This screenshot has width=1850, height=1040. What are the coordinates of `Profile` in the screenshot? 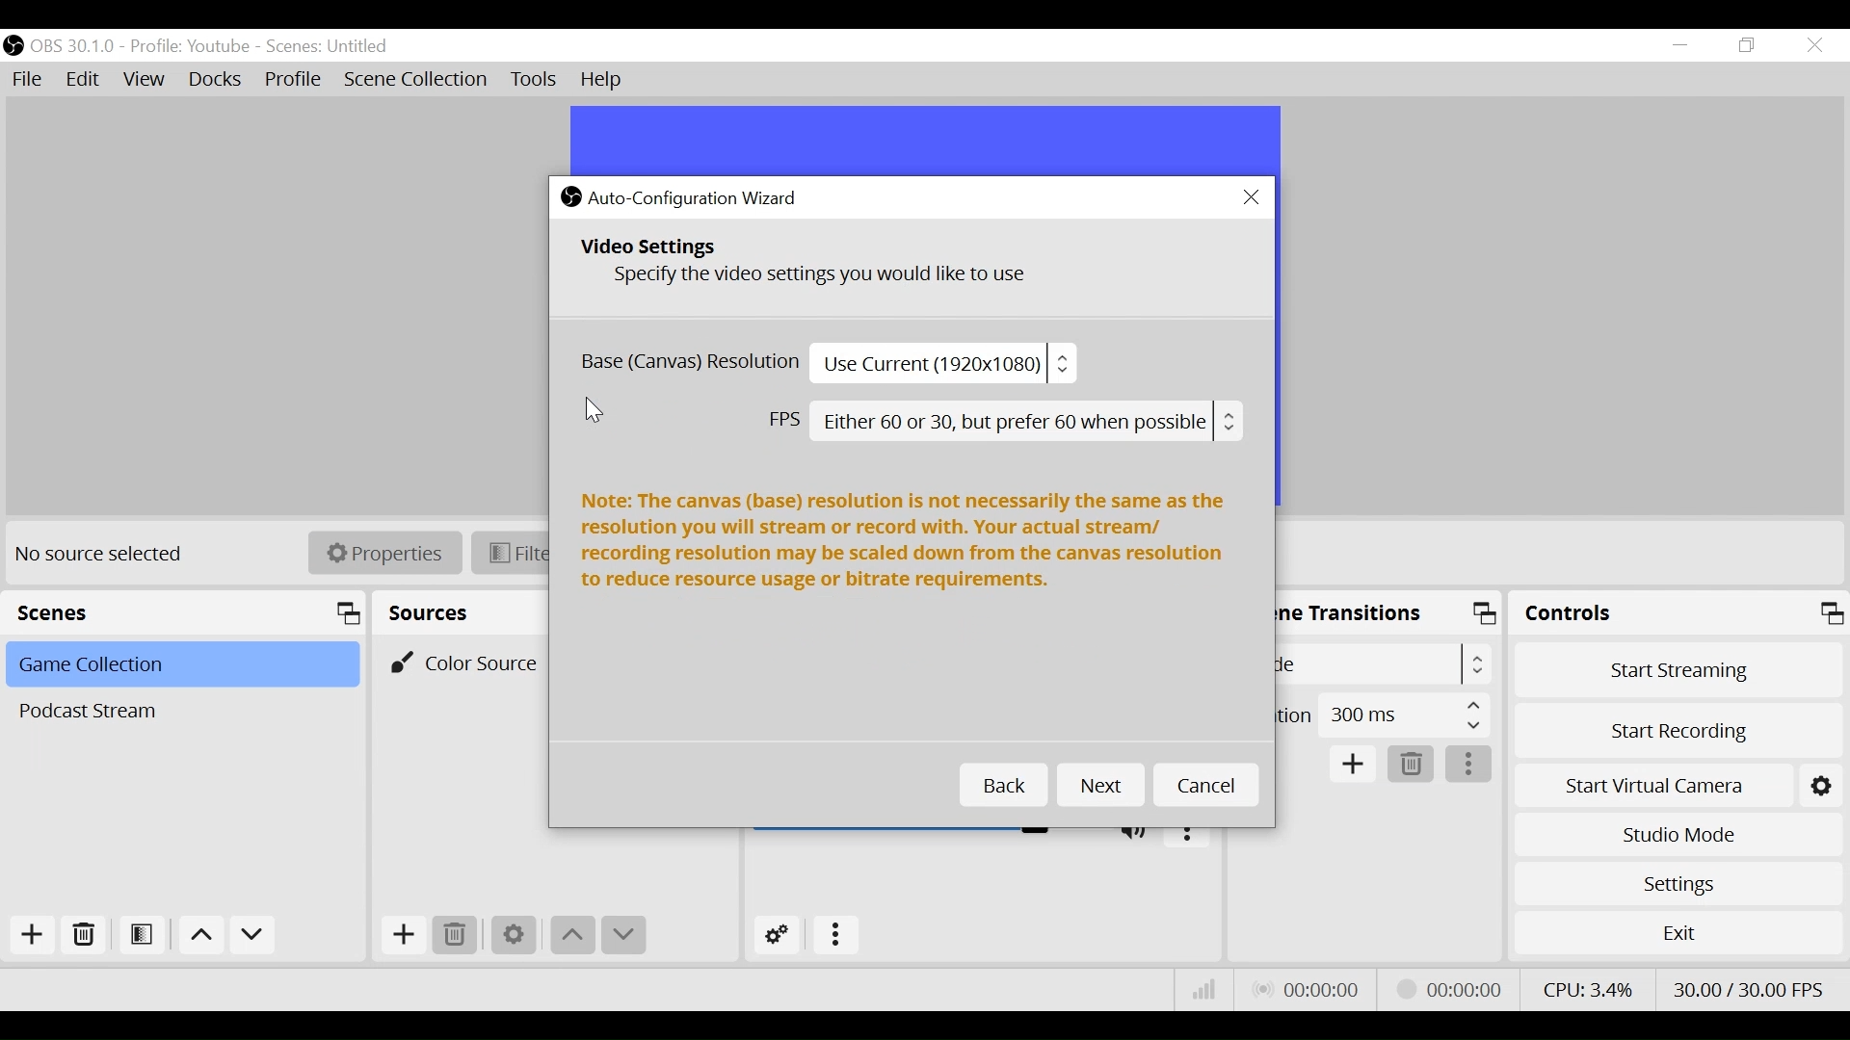 It's located at (294, 79).